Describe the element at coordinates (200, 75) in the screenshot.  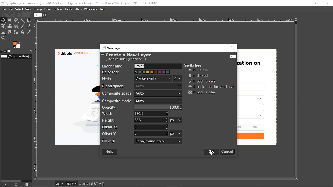
I see `Linked` at that location.